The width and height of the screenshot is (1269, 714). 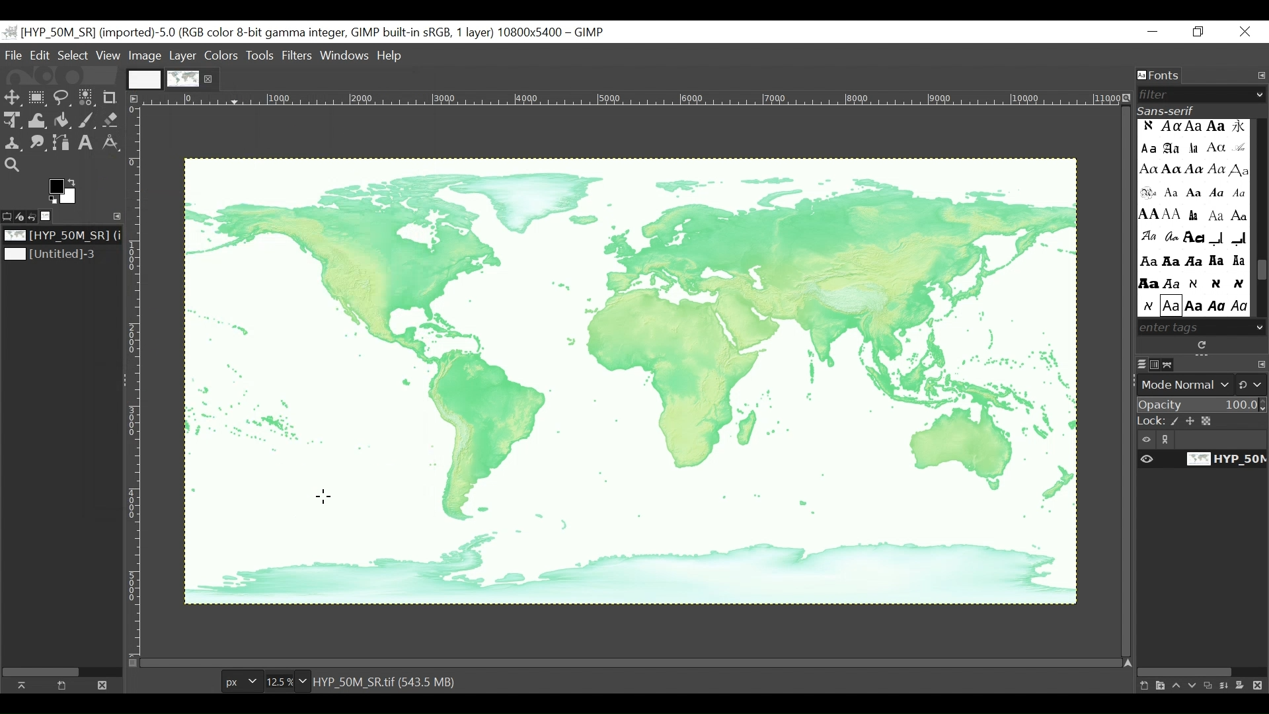 I want to click on Enter Tags, so click(x=1192, y=218).